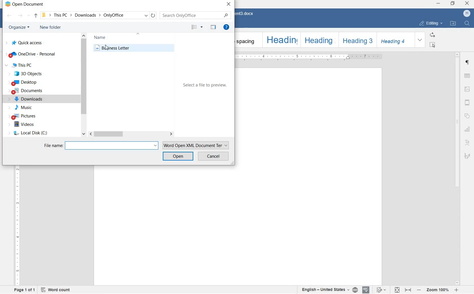  I want to click on local disk, so click(29, 133).